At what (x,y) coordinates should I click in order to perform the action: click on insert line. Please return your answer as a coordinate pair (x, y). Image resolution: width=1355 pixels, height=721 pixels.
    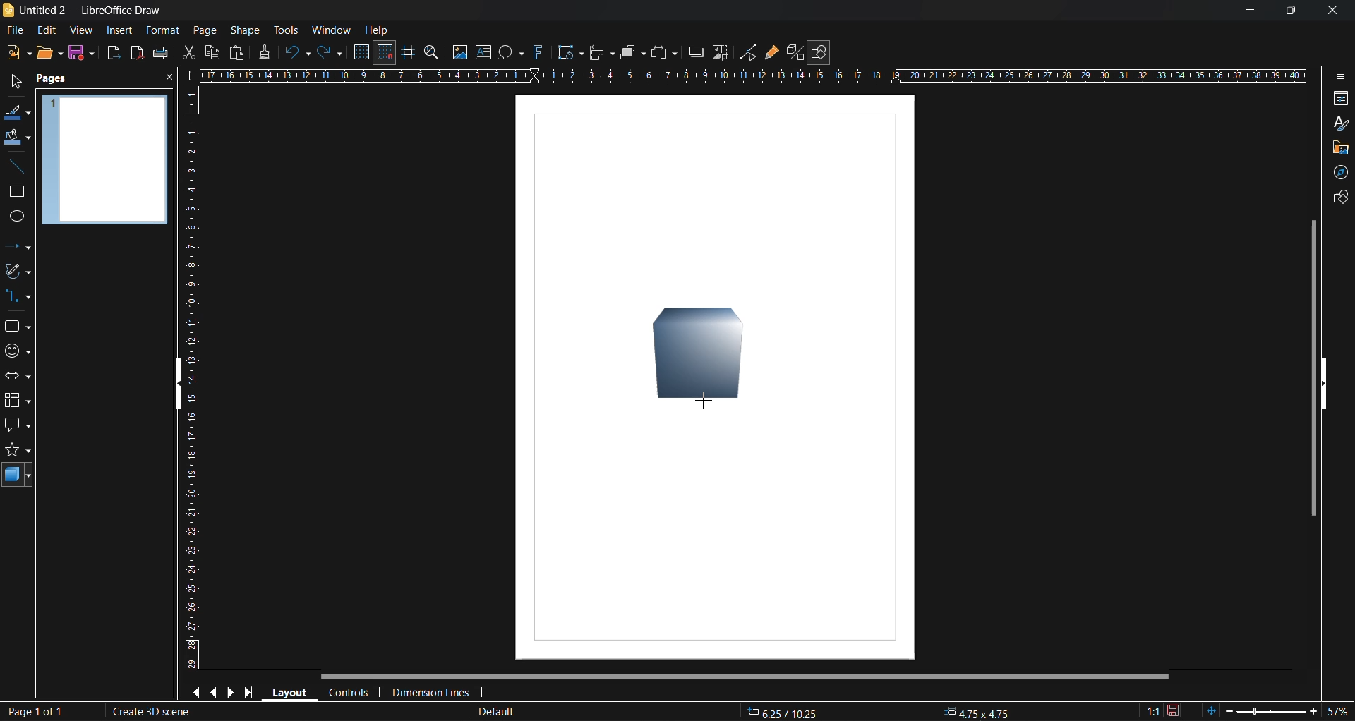
    Looking at the image, I should click on (16, 166).